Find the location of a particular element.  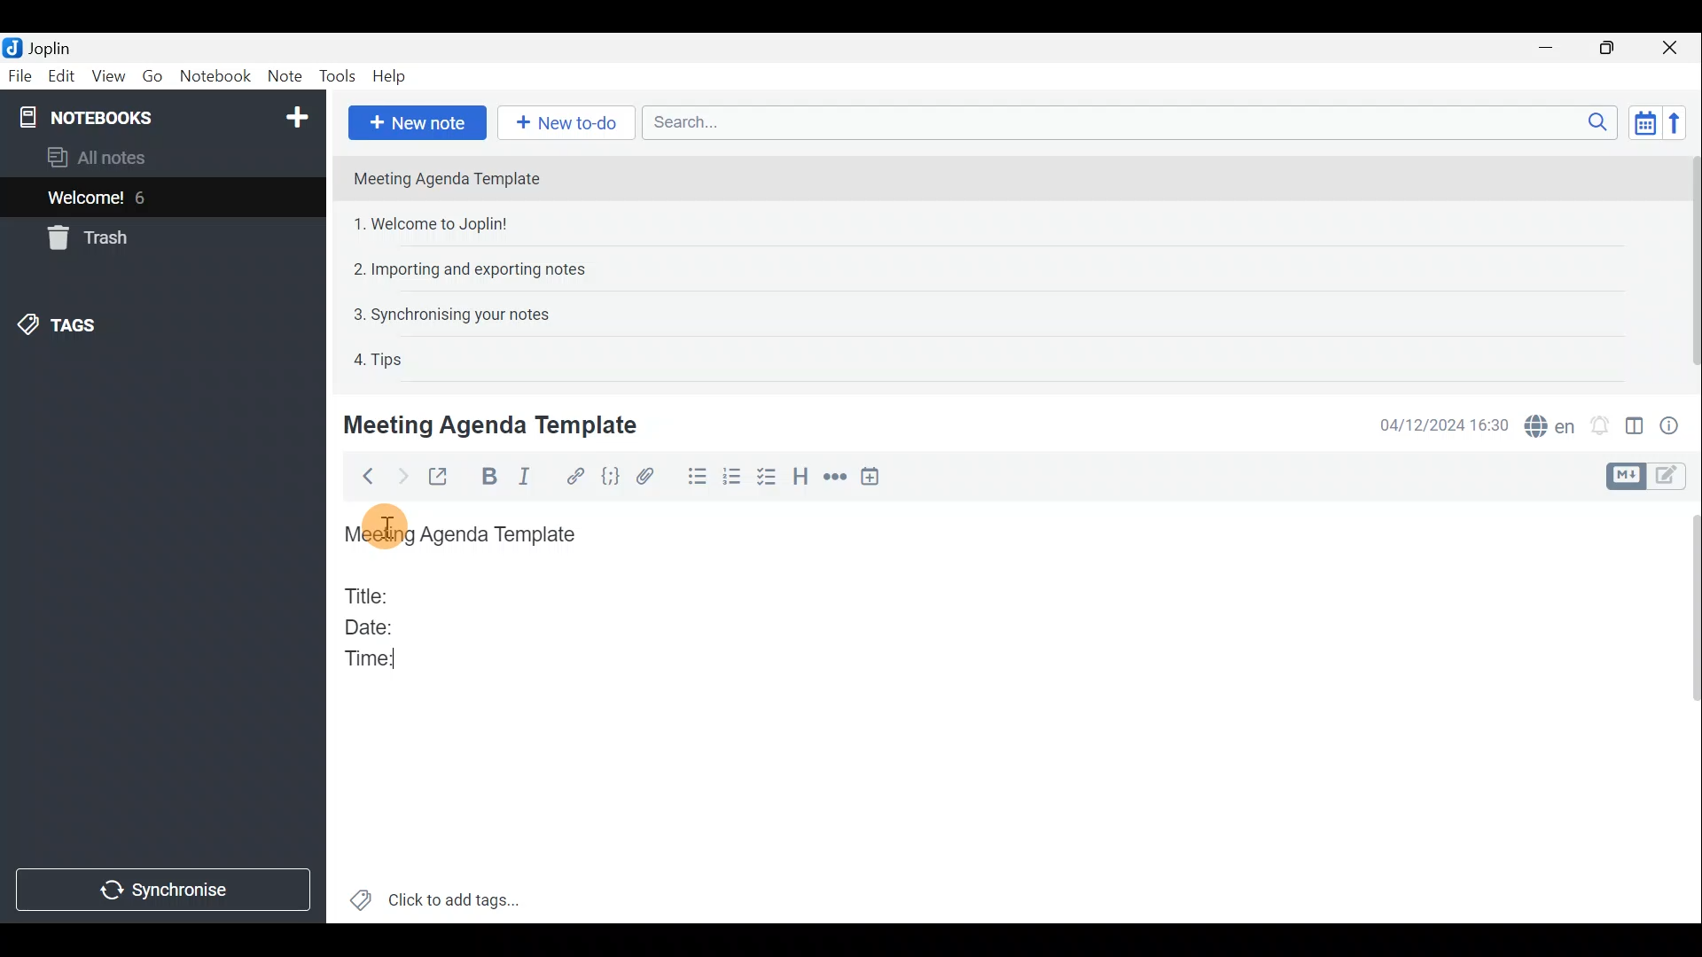

Spell checker is located at coordinates (1551, 424).